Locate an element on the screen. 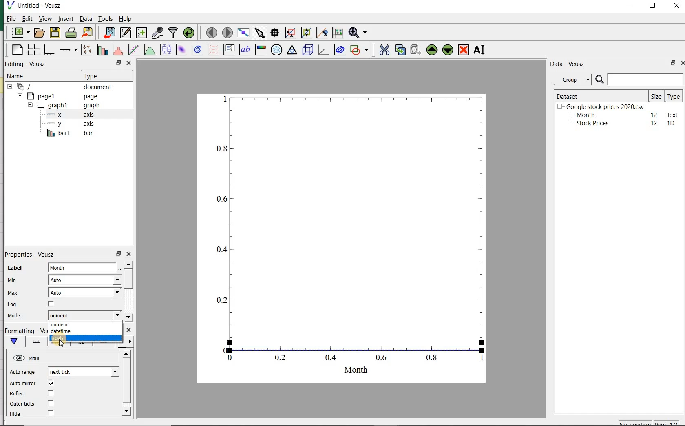 This screenshot has height=426, width=685. base graph is located at coordinates (49, 50).